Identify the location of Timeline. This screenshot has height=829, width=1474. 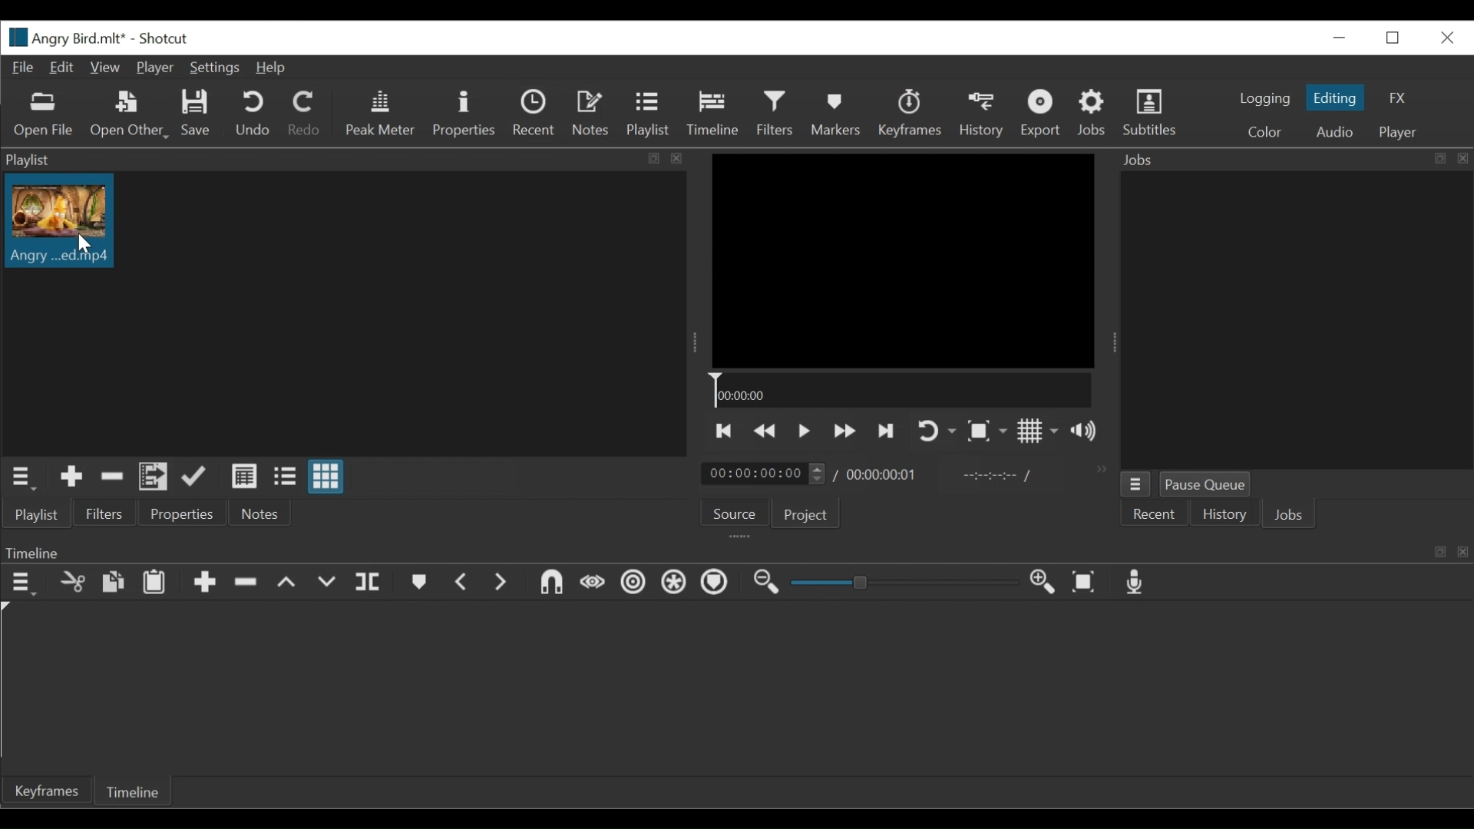
(712, 113).